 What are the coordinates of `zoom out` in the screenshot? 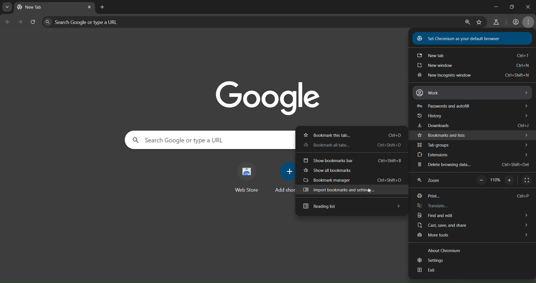 It's located at (481, 180).